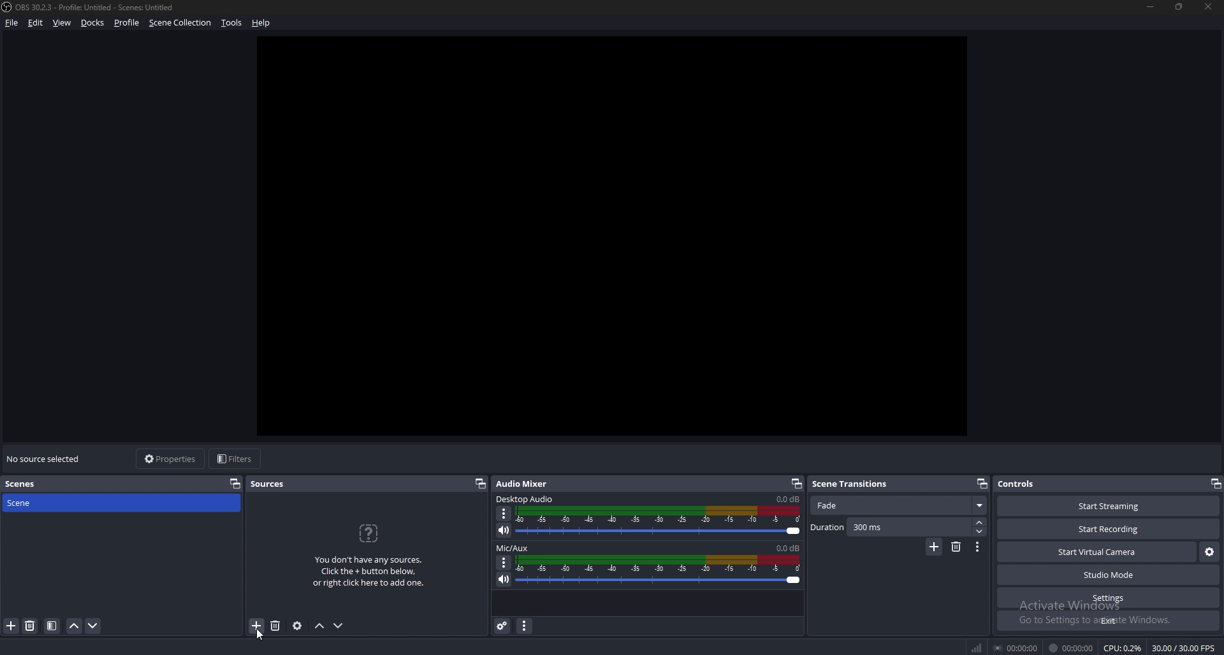 This screenshot has height=655, width=1224. What do you see at coordinates (1209, 6) in the screenshot?
I see `close` at bounding box center [1209, 6].